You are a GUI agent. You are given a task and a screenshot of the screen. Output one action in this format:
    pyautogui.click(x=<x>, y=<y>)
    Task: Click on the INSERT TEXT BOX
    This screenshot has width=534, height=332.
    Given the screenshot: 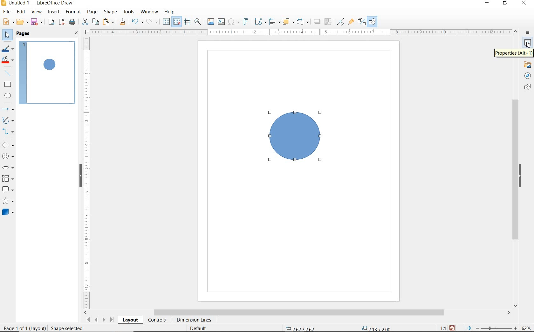 What is the action you would take?
    pyautogui.click(x=221, y=22)
    